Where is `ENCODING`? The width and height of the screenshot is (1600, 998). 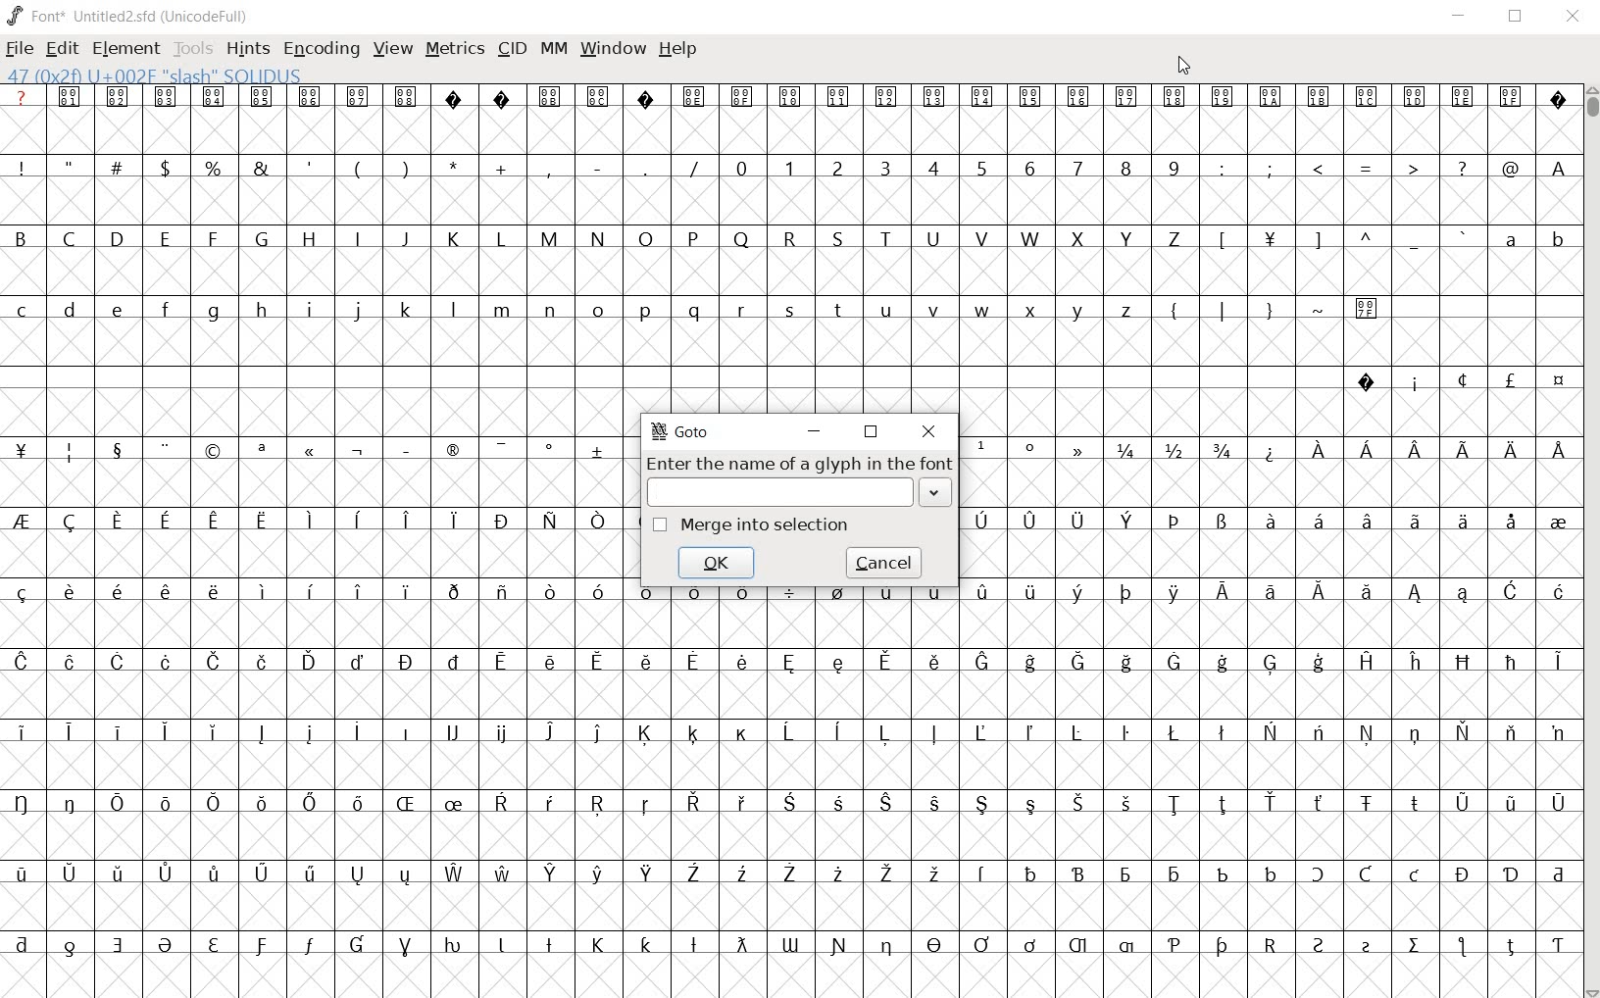 ENCODING is located at coordinates (321, 50).